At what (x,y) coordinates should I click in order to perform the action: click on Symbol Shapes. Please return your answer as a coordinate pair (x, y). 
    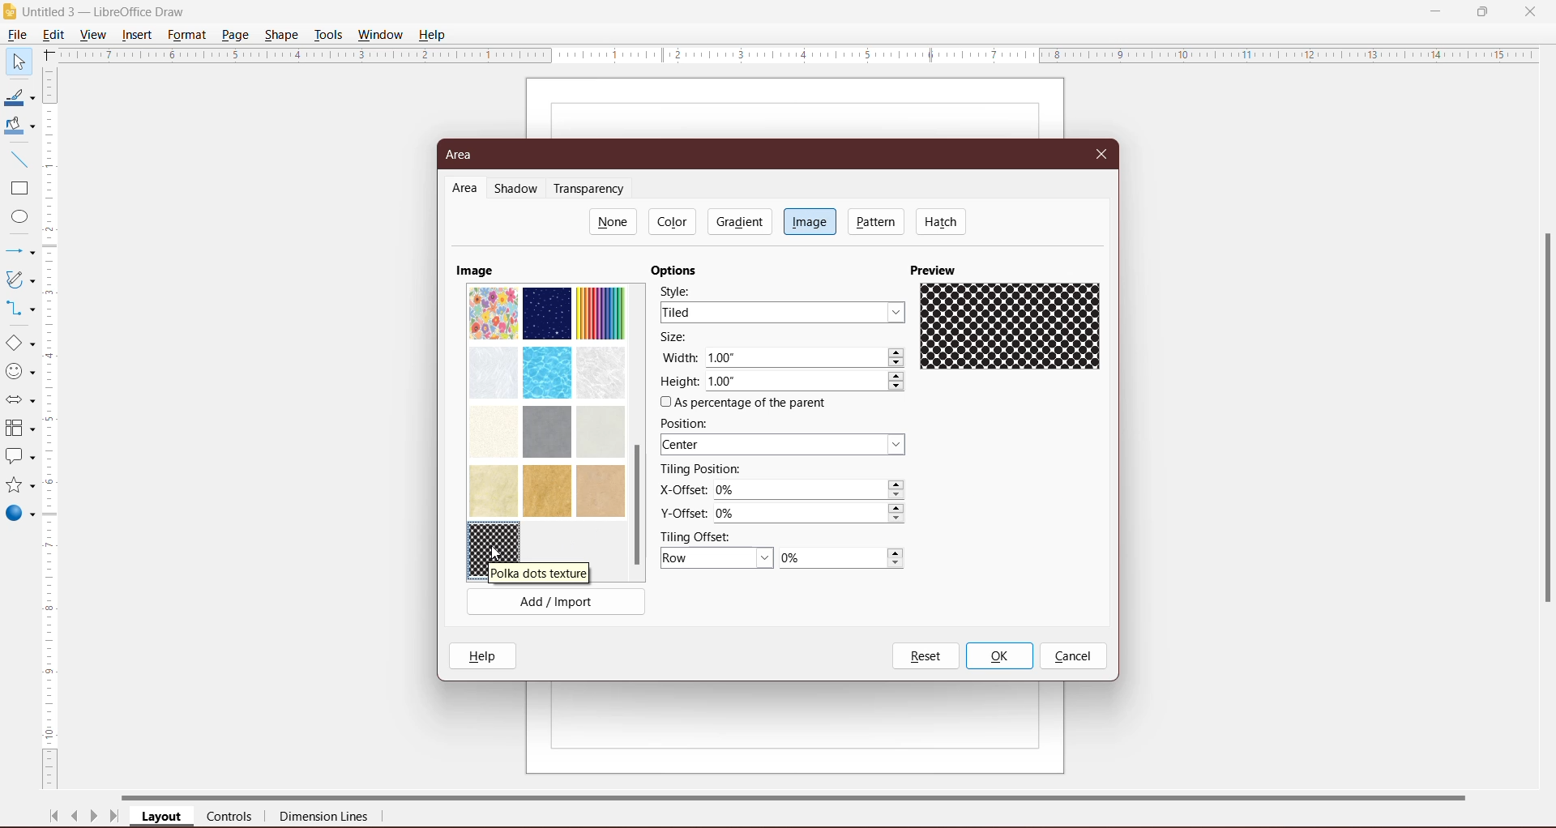
    Looking at the image, I should click on (19, 372).